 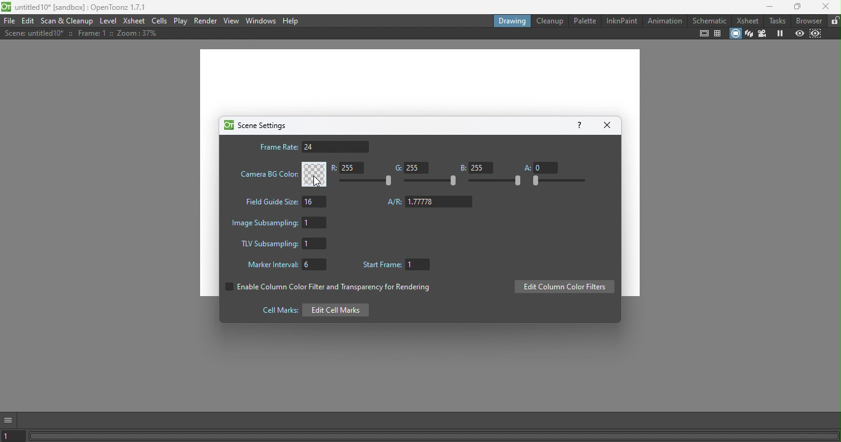 I want to click on A, so click(x=541, y=167).